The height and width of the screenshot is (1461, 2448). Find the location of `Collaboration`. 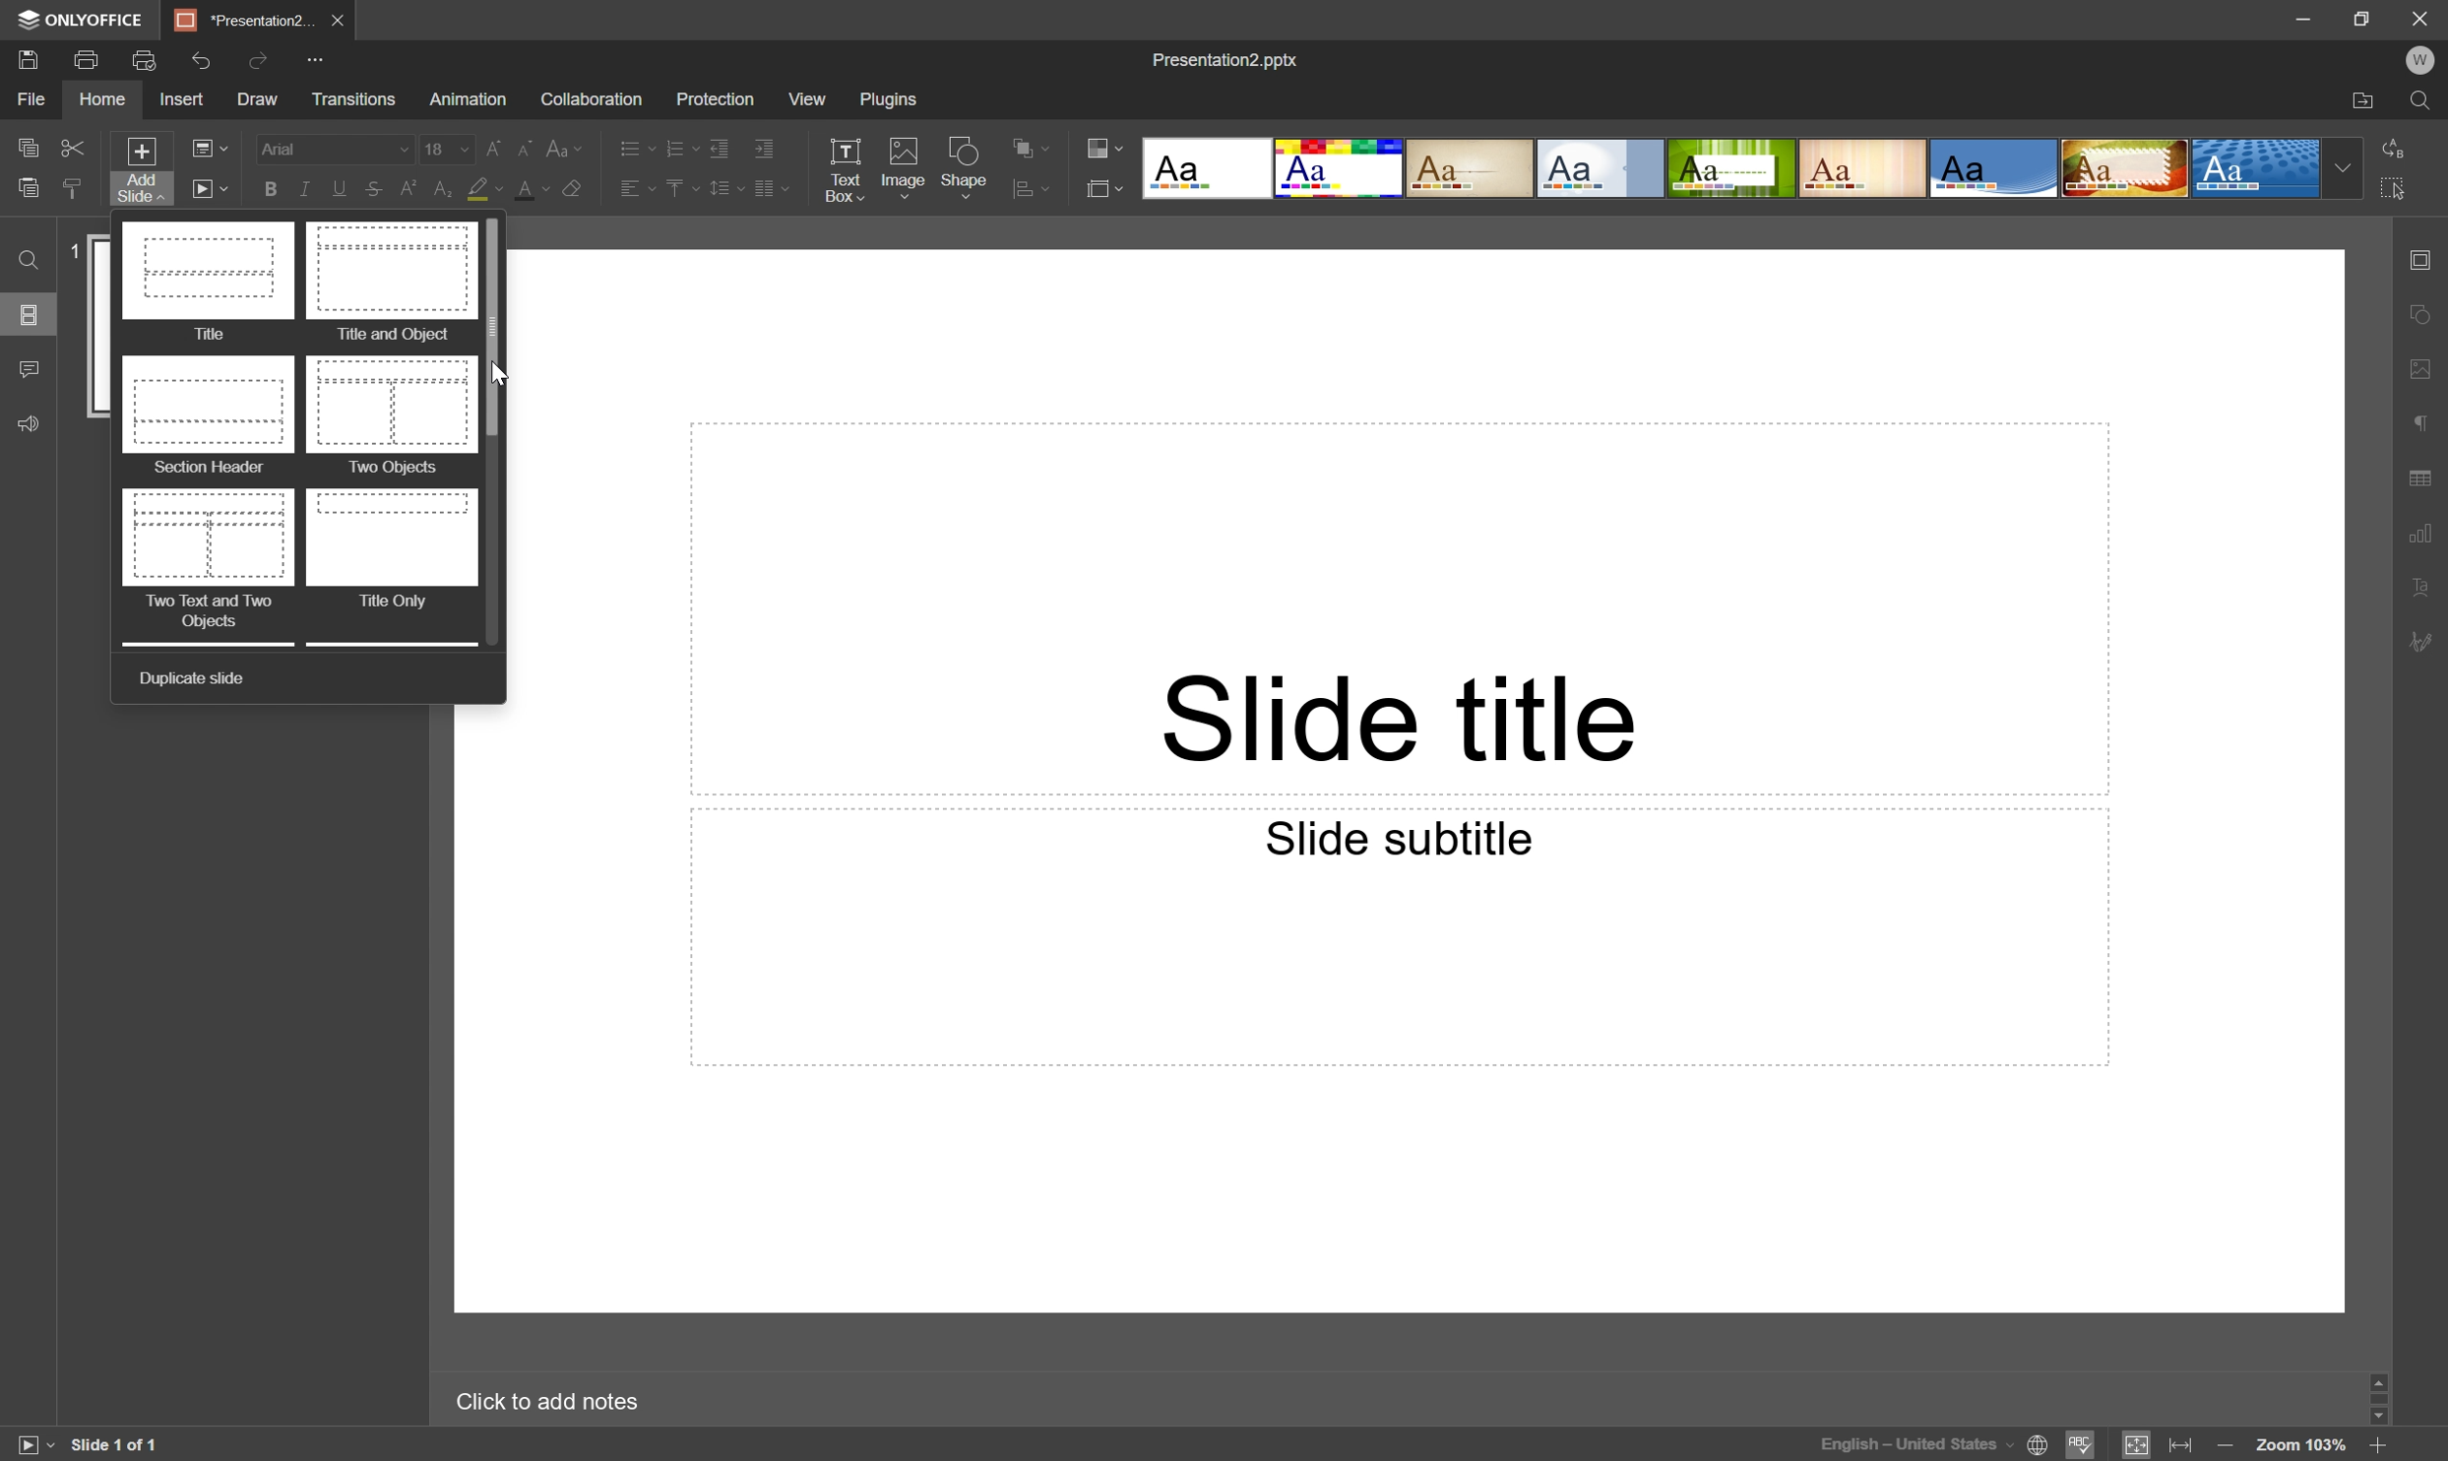

Collaboration is located at coordinates (593, 98).